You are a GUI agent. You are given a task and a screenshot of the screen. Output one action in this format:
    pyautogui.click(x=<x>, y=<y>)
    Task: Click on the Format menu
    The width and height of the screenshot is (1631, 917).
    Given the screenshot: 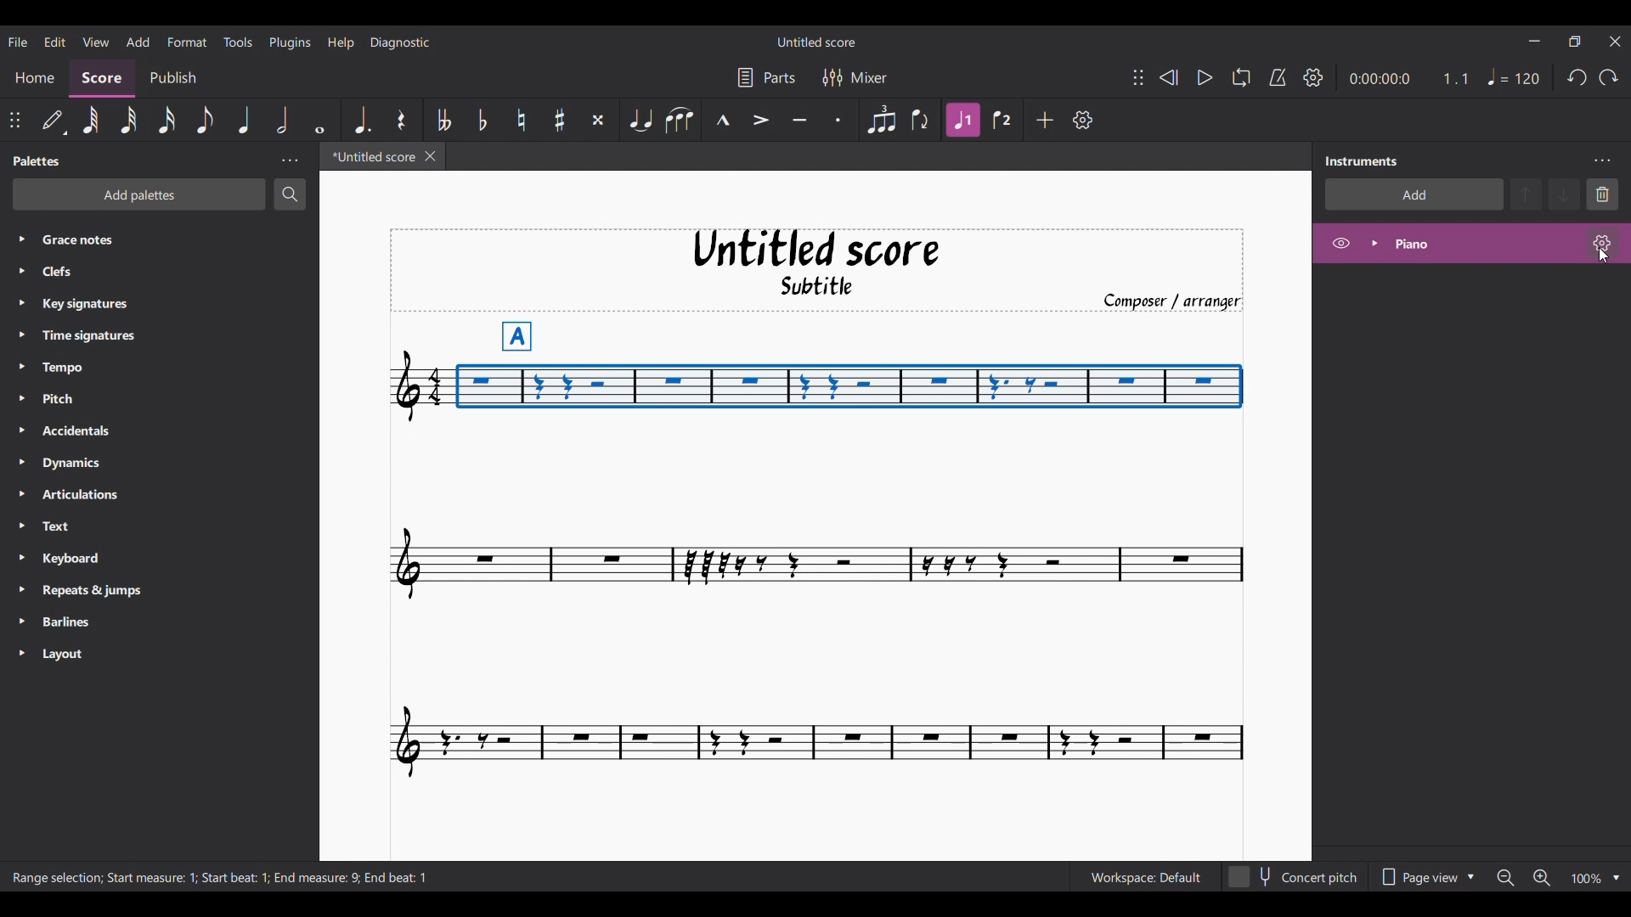 What is the action you would take?
    pyautogui.click(x=187, y=41)
    